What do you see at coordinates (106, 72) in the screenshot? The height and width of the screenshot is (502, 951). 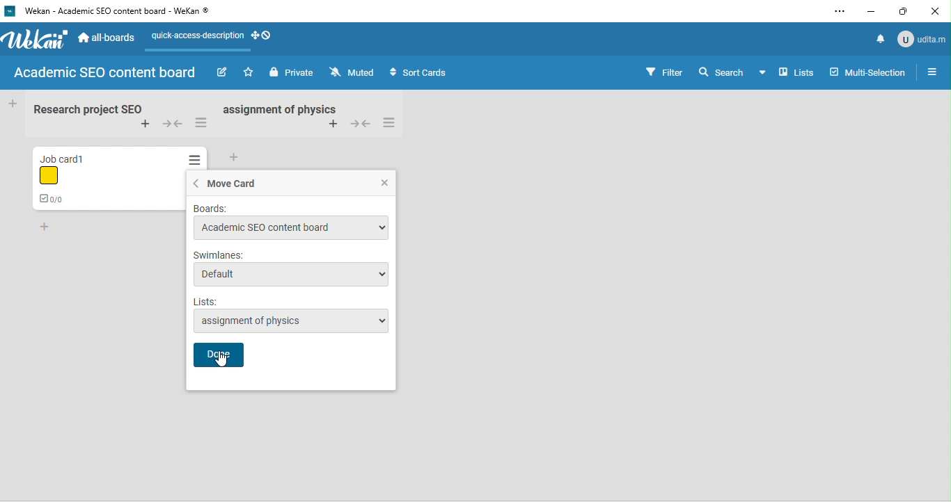 I see `Academic SEO content board` at bounding box center [106, 72].